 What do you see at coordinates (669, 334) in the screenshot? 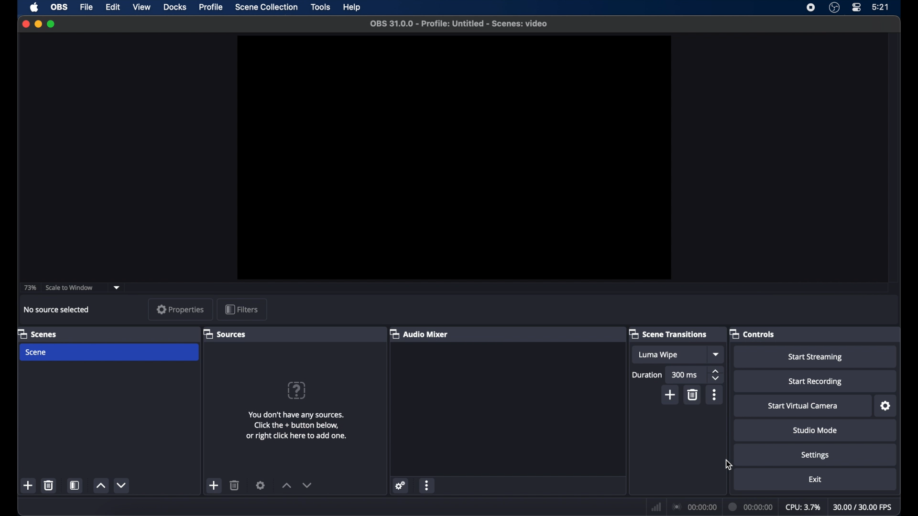
I see `scene transitions` at bounding box center [669, 334].